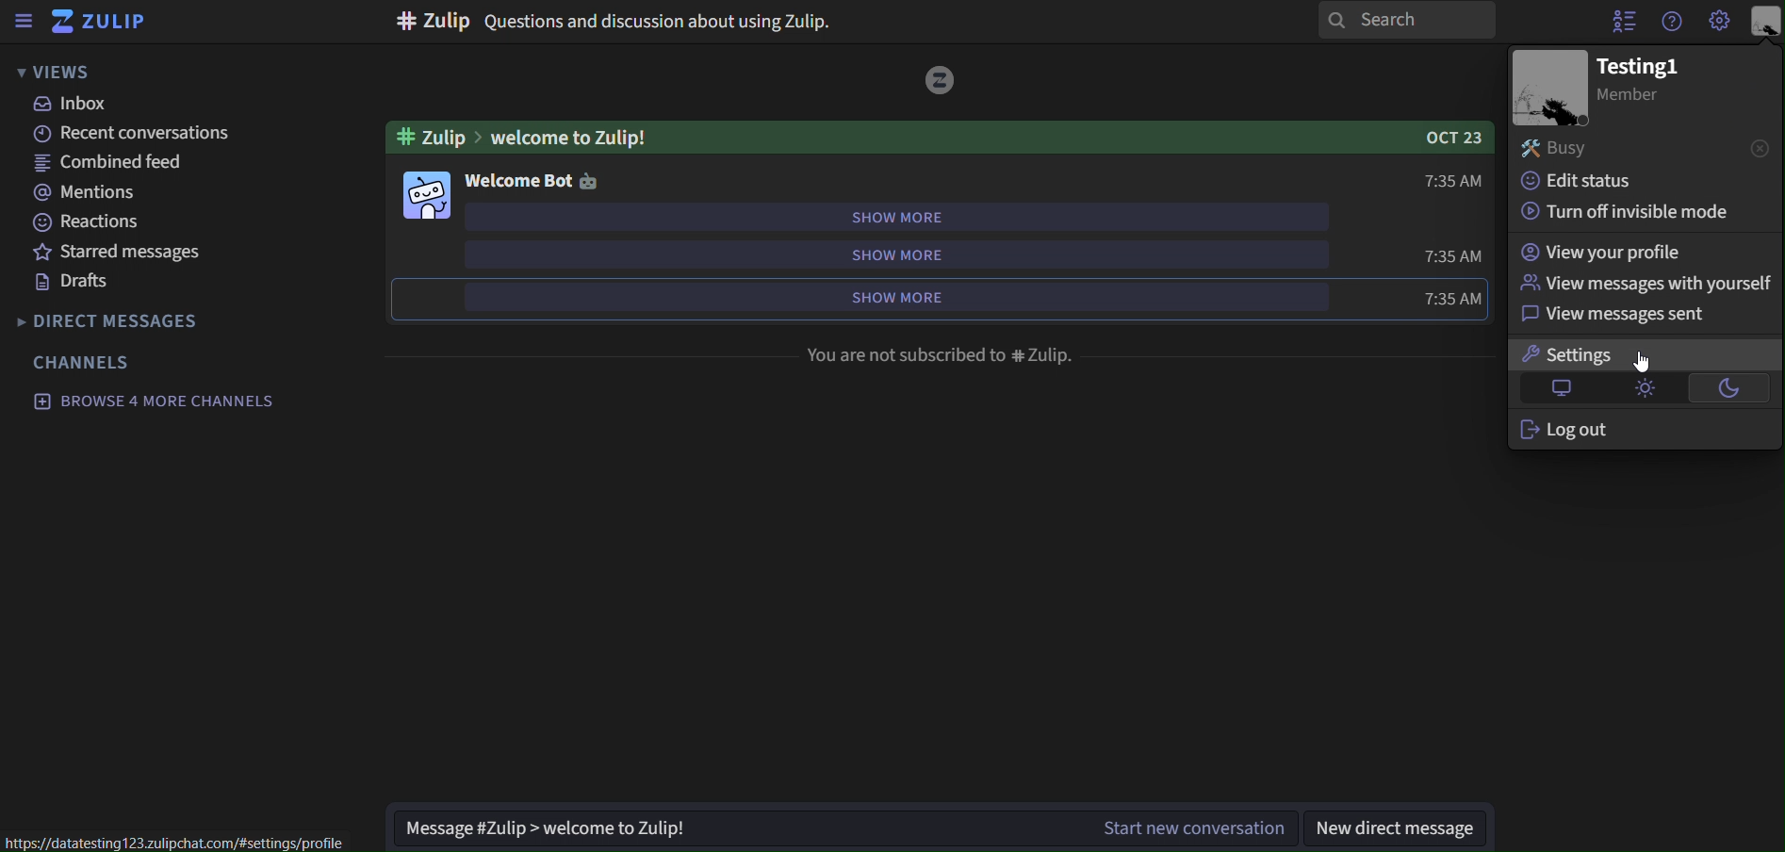 The image size is (1785, 852). Describe the element at coordinates (73, 106) in the screenshot. I see `inbox` at that location.